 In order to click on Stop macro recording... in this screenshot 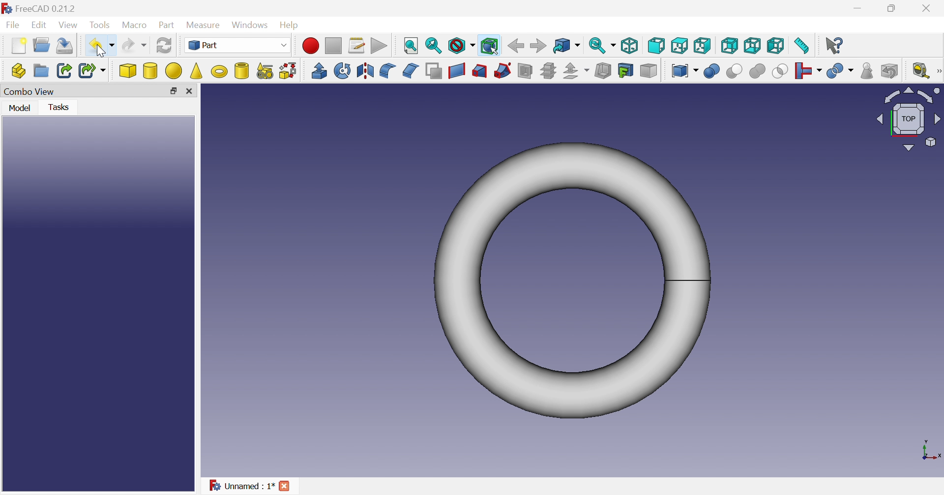, I will do `click(334, 46)`.